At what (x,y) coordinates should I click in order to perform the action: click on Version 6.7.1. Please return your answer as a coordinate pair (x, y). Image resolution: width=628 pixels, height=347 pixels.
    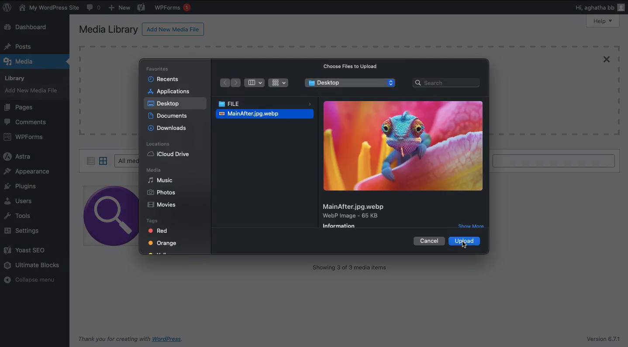
    Looking at the image, I should click on (603, 339).